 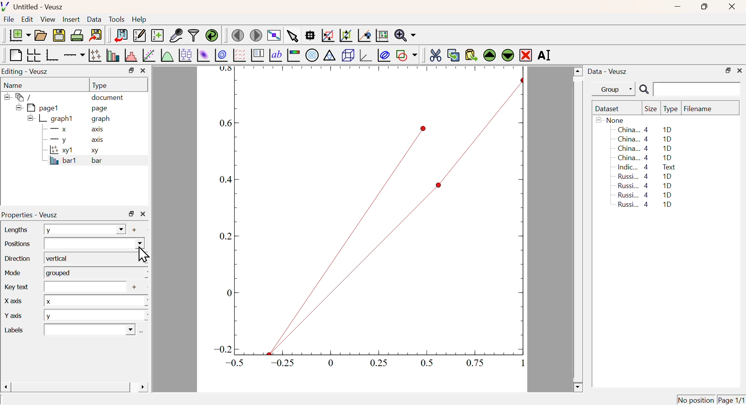 I want to click on Blank Page, so click(x=15, y=56).